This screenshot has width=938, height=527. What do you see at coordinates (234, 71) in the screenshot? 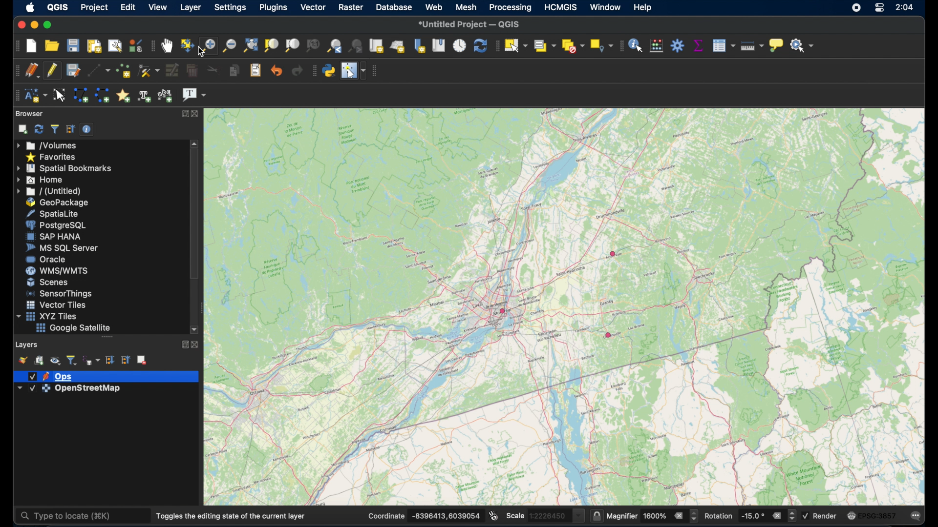
I see `copy features` at bounding box center [234, 71].